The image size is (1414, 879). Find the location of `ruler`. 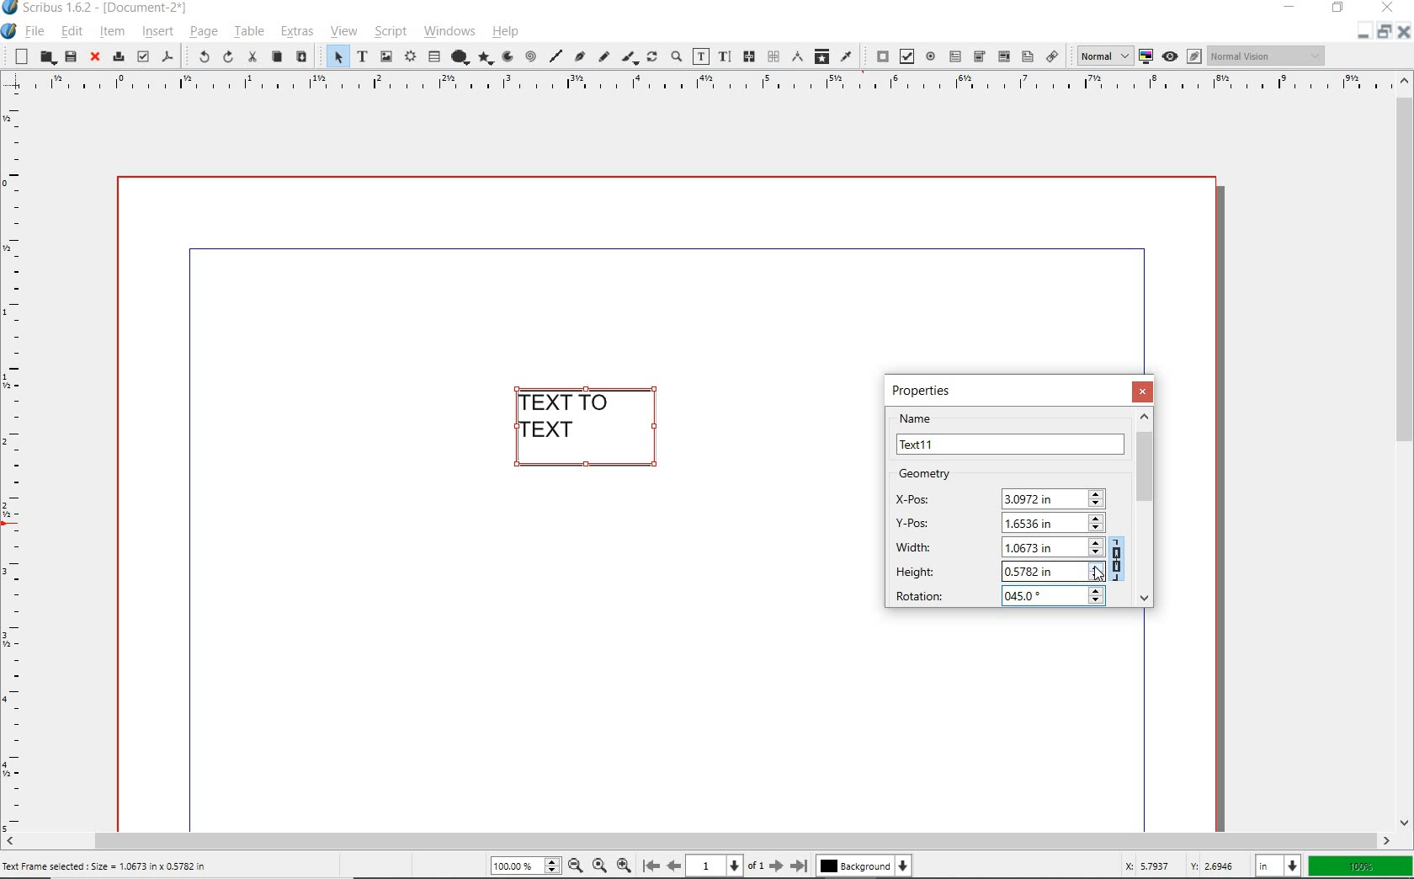

ruler is located at coordinates (702, 88).